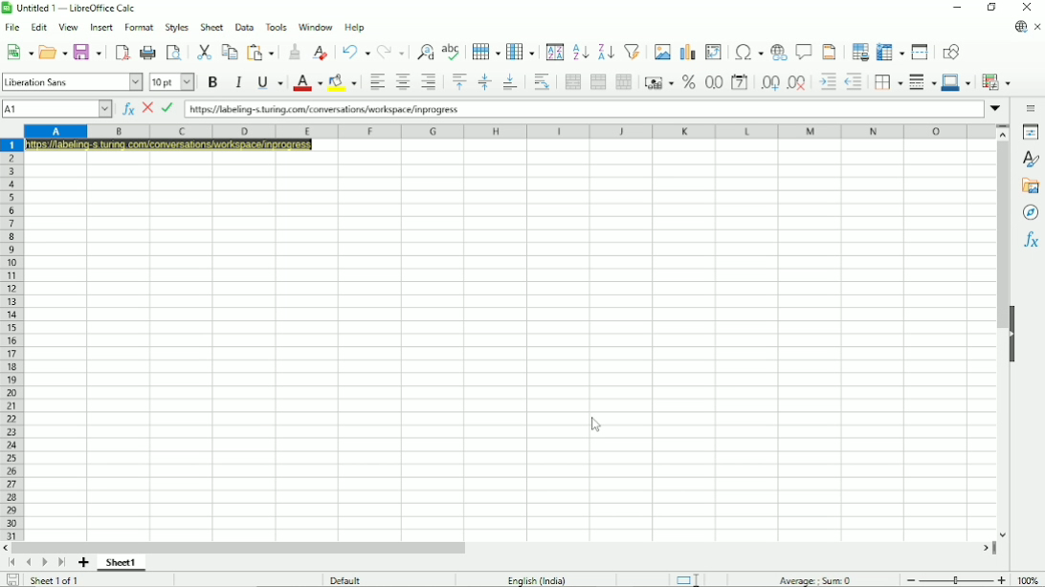 The width and height of the screenshot is (1045, 587). Describe the element at coordinates (687, 52) in the screenshot. I see `Insert chart` at that location.